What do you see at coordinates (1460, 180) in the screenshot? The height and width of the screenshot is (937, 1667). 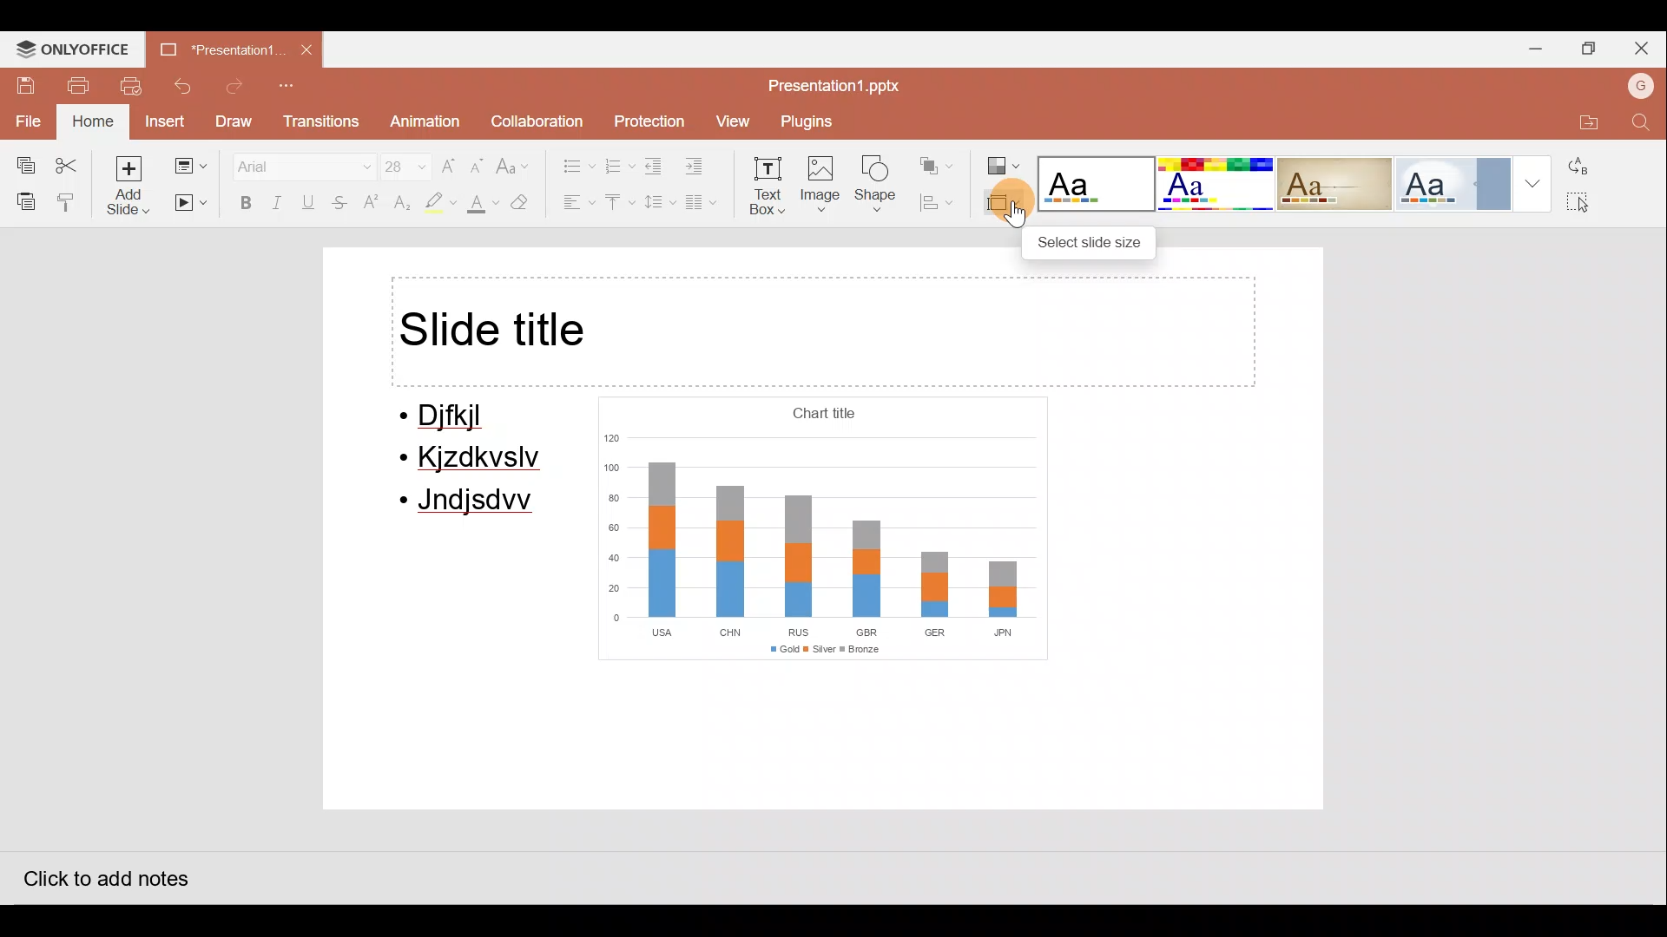 I see `Theme 4` at bounding box center [1460, 180].